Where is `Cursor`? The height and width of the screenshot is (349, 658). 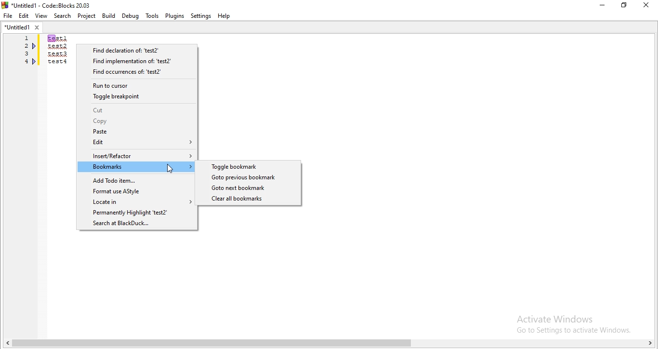
Cursor is located at coordinates (172, 169).